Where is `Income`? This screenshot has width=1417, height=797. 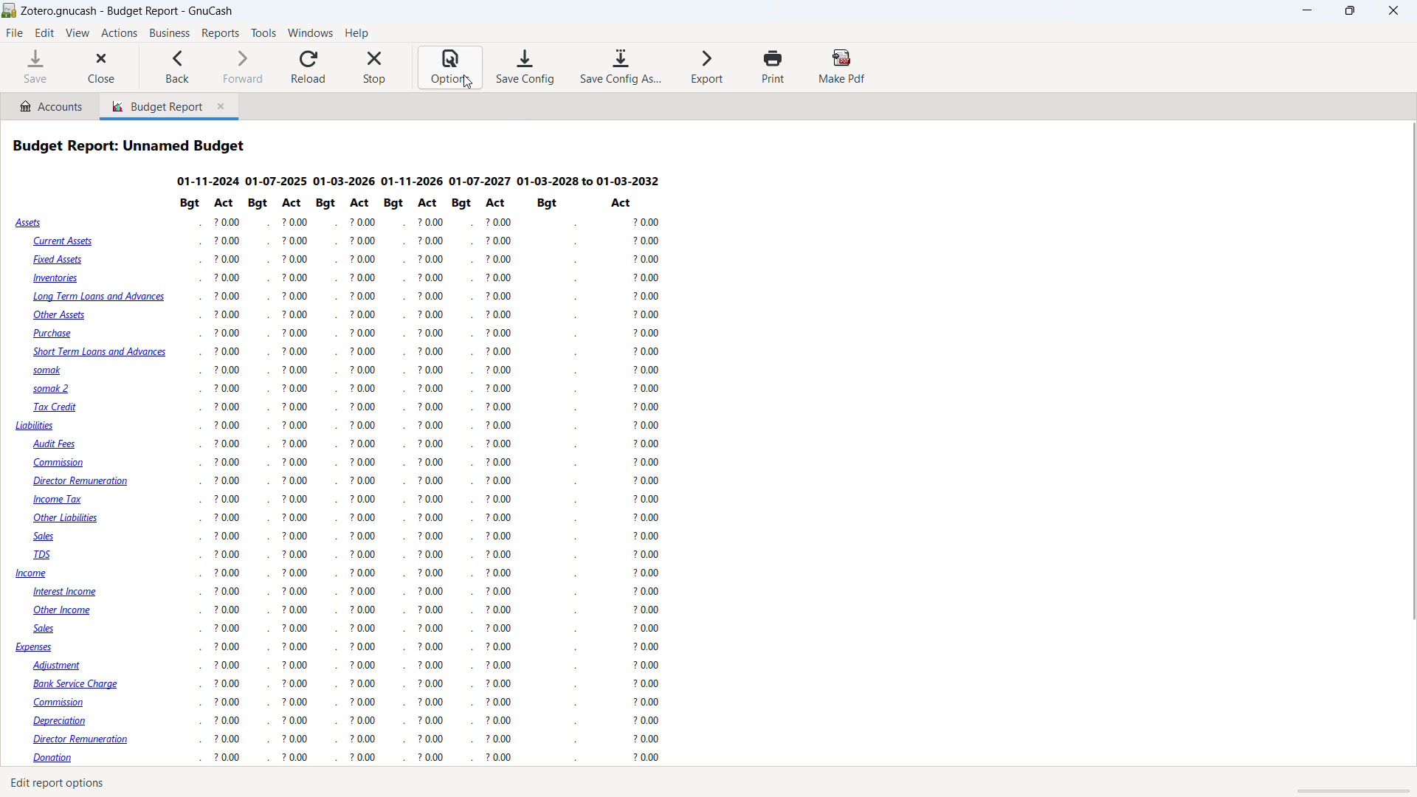 Income is located at coordinates (32, 574).